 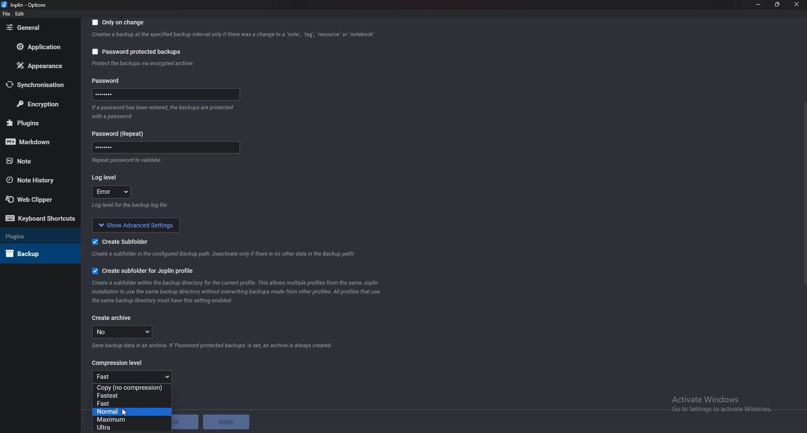 I want to click on Only on change, so click(x=119, y=23).